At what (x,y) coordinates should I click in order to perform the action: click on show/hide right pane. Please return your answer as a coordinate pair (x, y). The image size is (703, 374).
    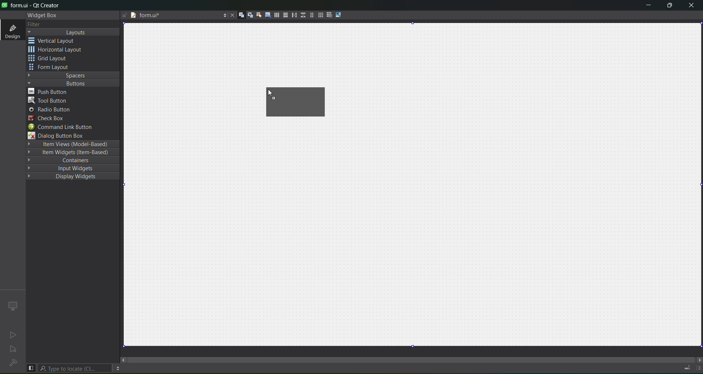
    Looking at the image, I should click on (698, 368).